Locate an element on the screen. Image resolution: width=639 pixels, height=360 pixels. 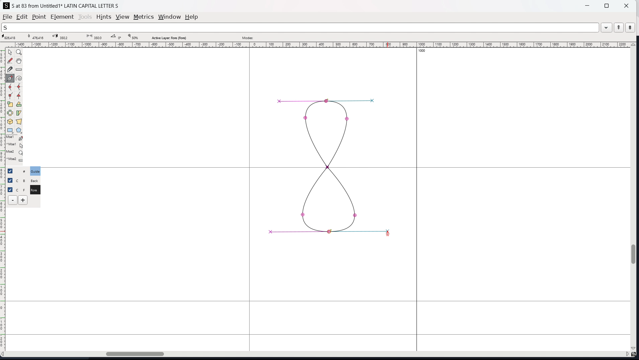
distance between points is located at coordinates (93, 36).